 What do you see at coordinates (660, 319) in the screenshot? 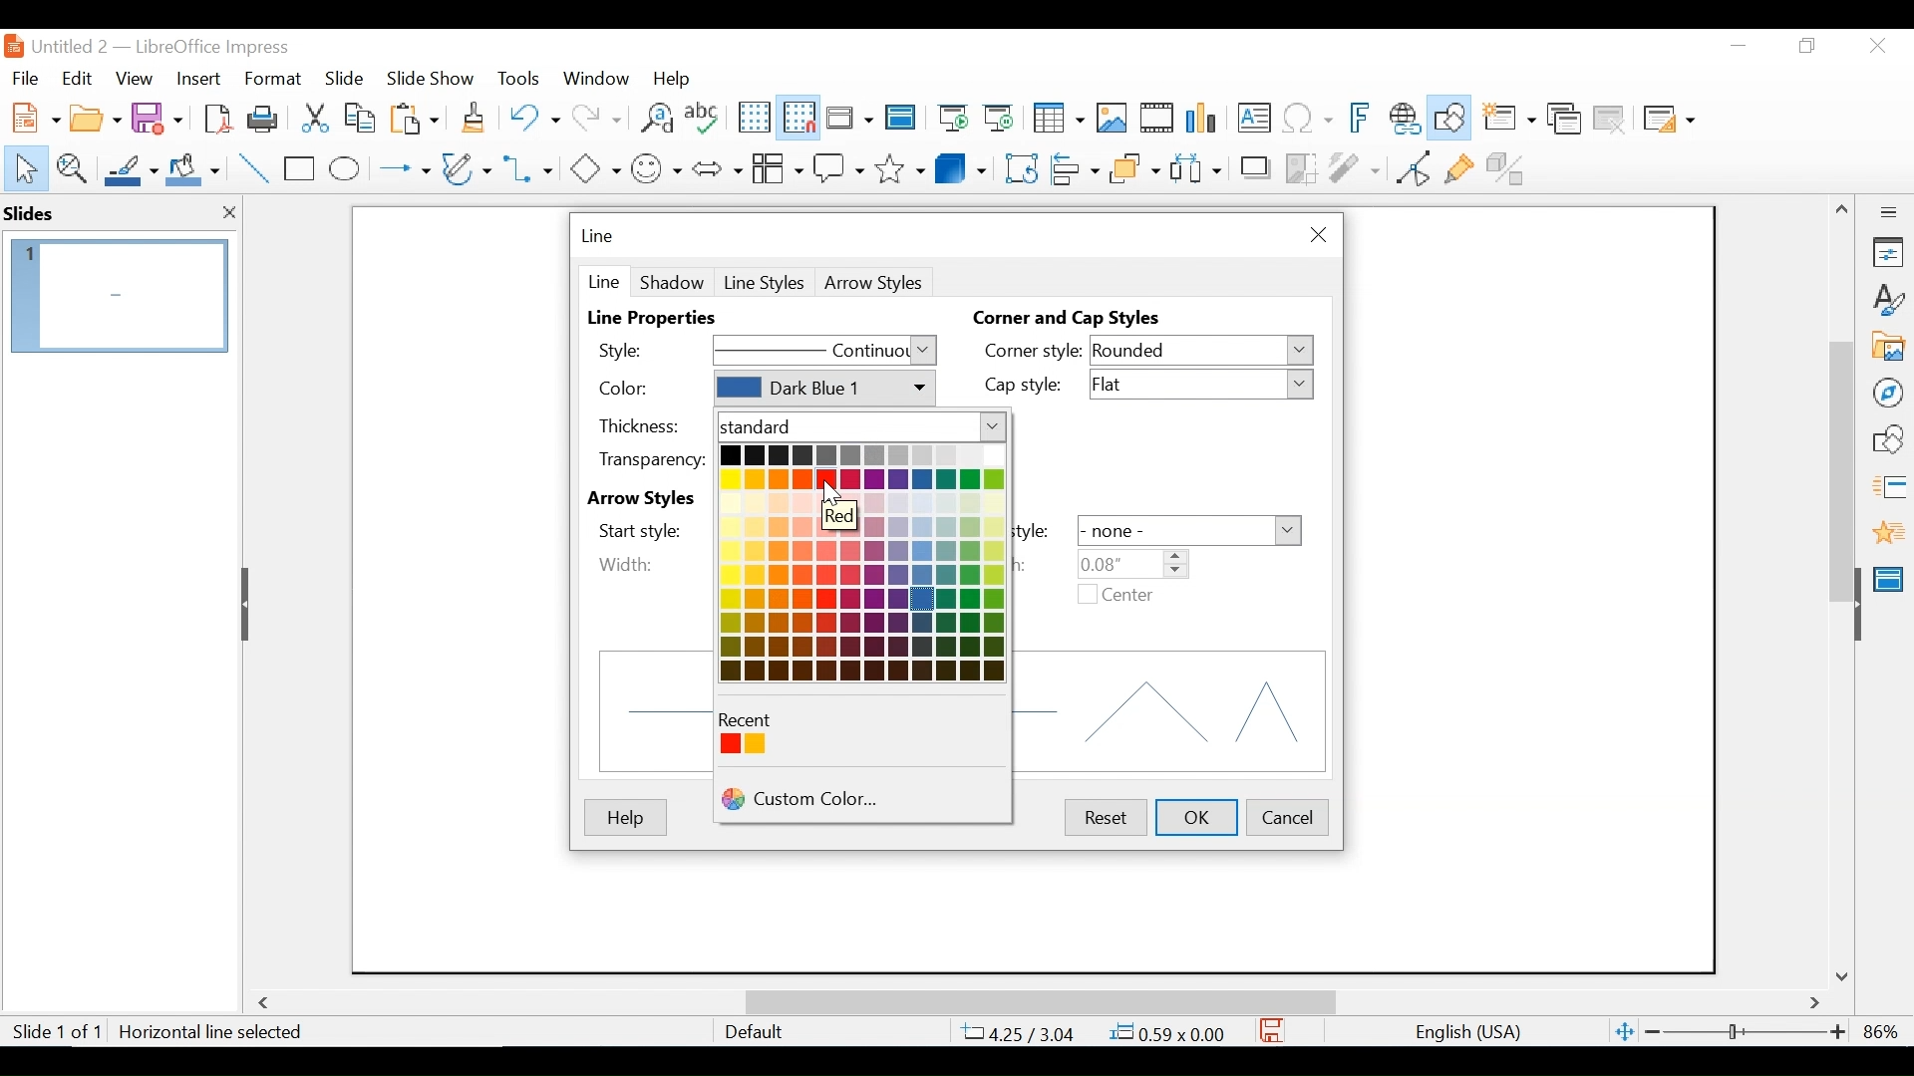
I see `Line Properties` at bounding box center [660, 319].